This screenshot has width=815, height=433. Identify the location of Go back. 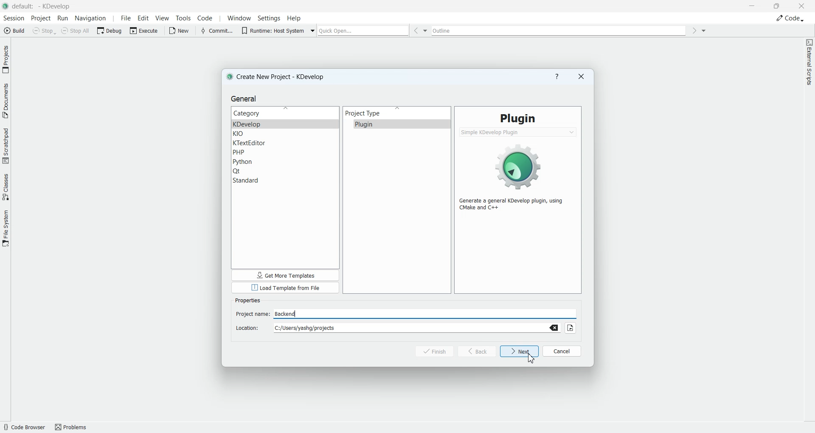
(415, 31).